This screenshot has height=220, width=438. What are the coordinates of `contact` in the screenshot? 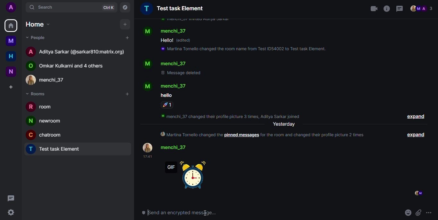 It's located at (77, 51).